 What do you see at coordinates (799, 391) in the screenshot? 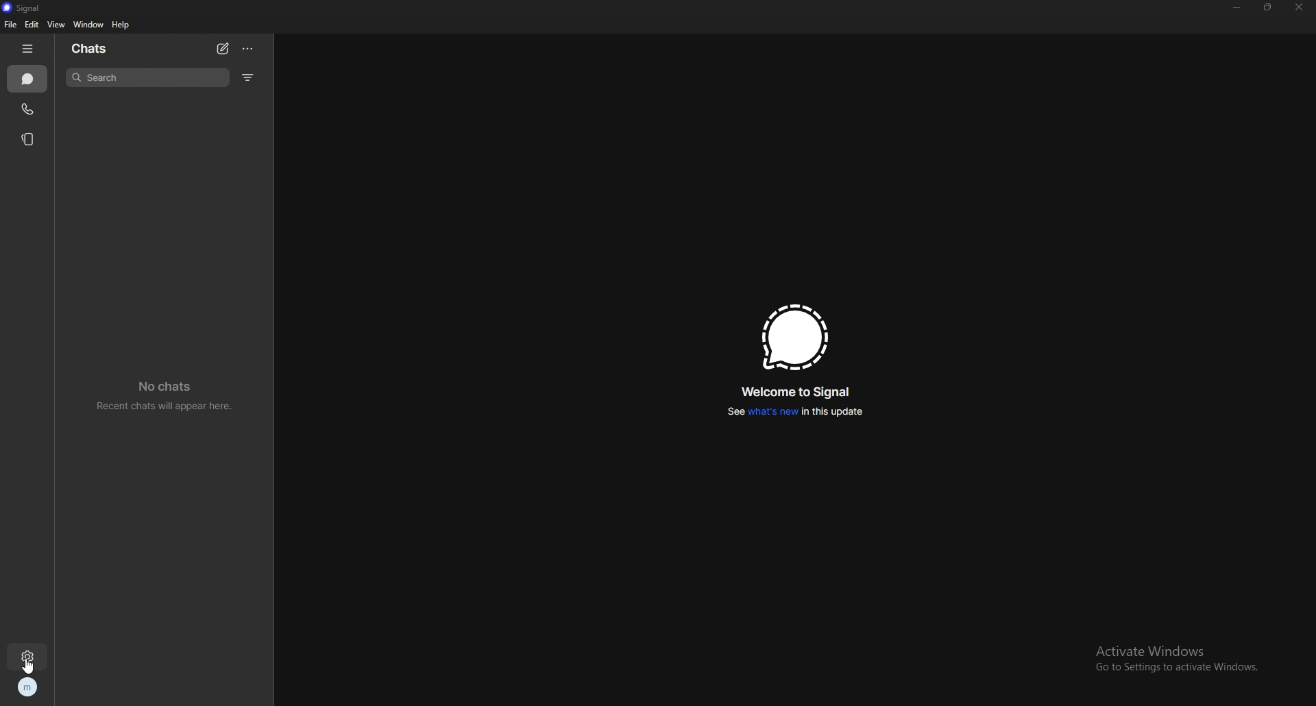
I see `welcome to signal` at bounding box center [799, 391].